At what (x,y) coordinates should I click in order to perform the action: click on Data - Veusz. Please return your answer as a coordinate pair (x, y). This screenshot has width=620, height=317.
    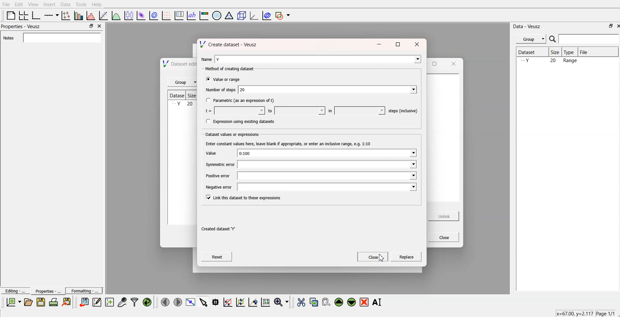
    Looking at the image, I should click on (529, 26).